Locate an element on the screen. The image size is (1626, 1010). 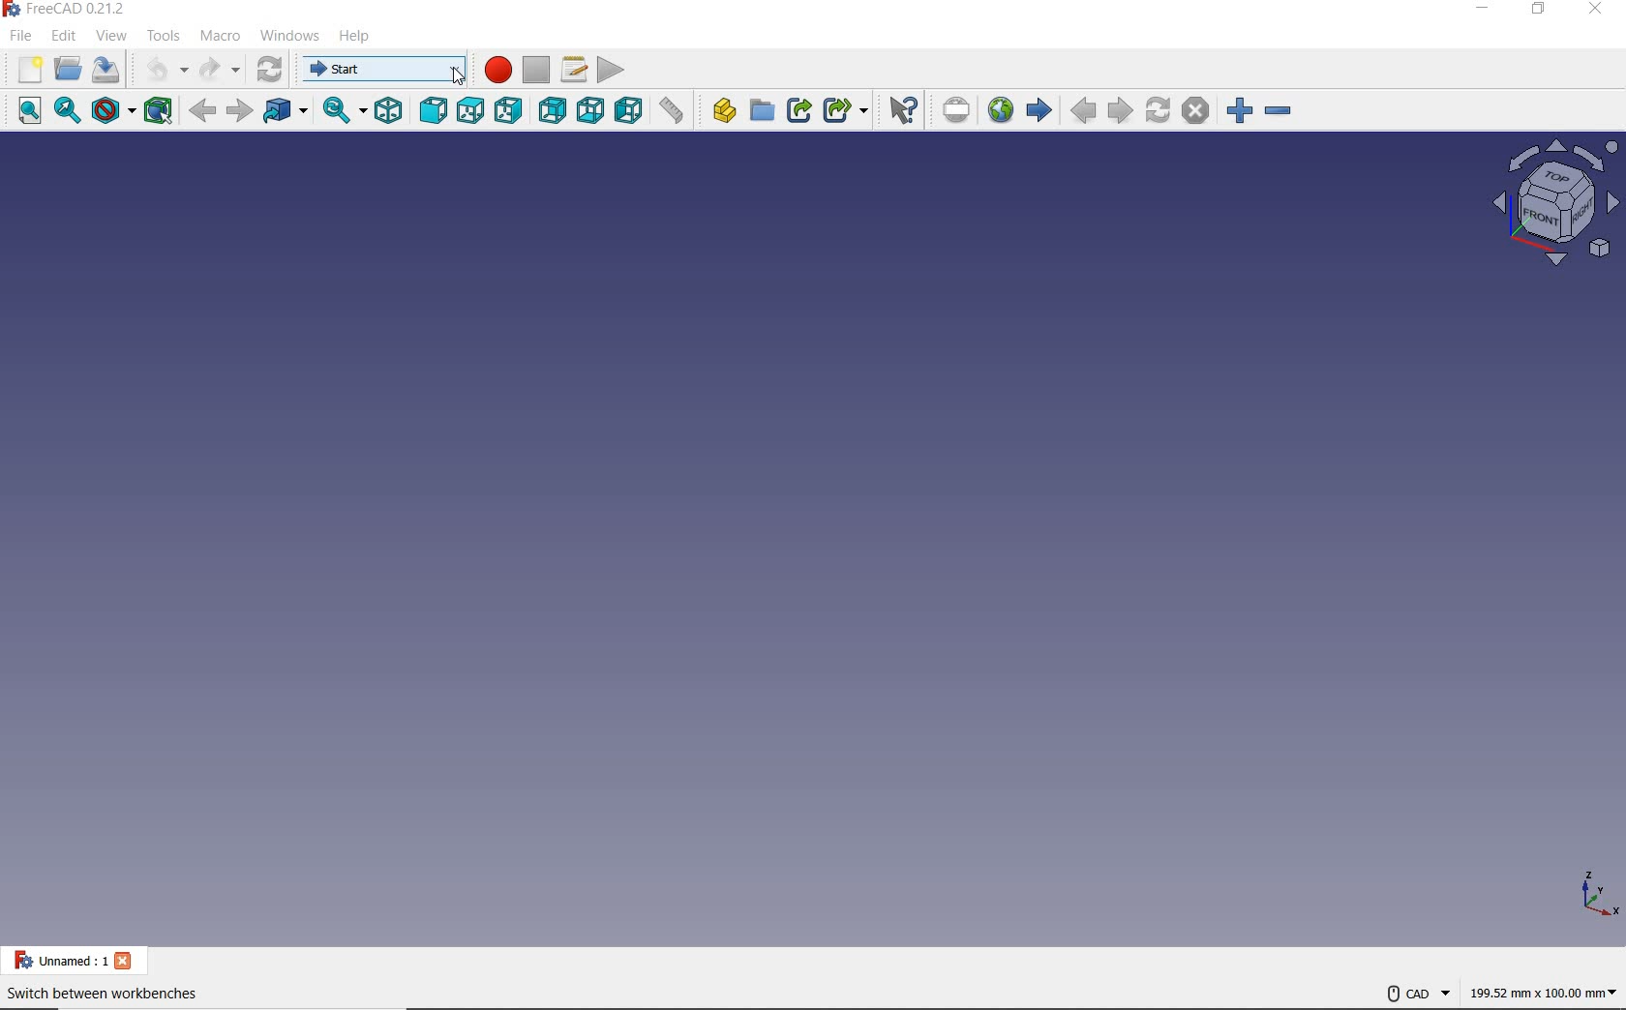
RIGHT is located at coordinates (508, 112).